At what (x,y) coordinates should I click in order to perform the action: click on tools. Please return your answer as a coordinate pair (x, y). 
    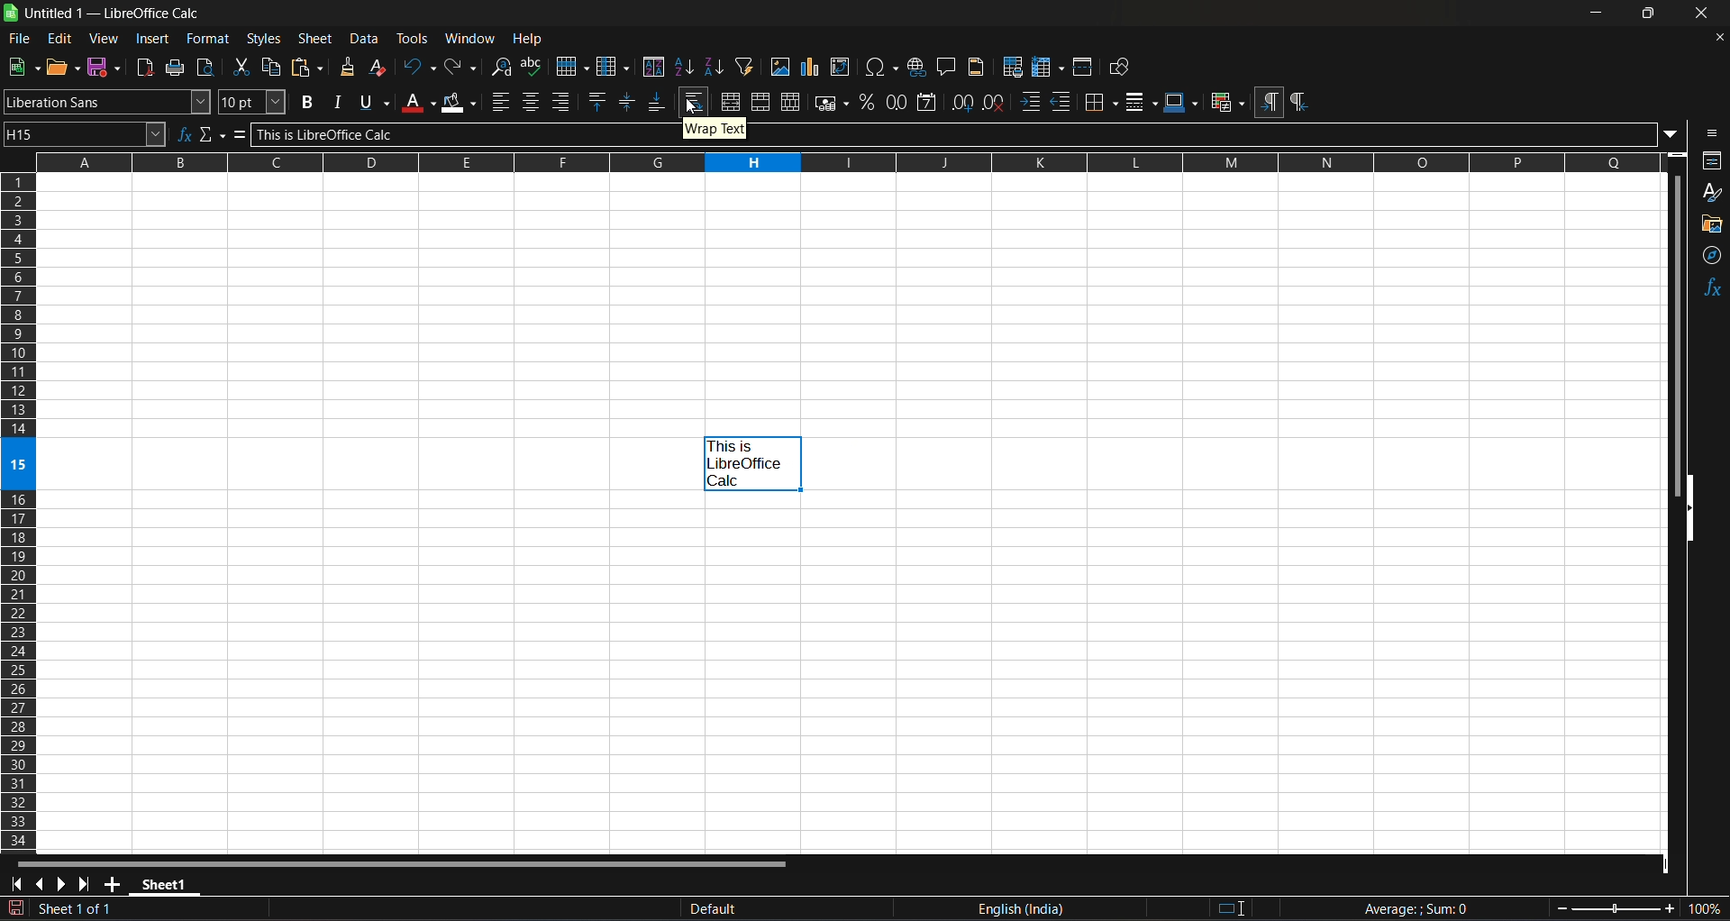
    Looking at the image, I should click on (413, 38).